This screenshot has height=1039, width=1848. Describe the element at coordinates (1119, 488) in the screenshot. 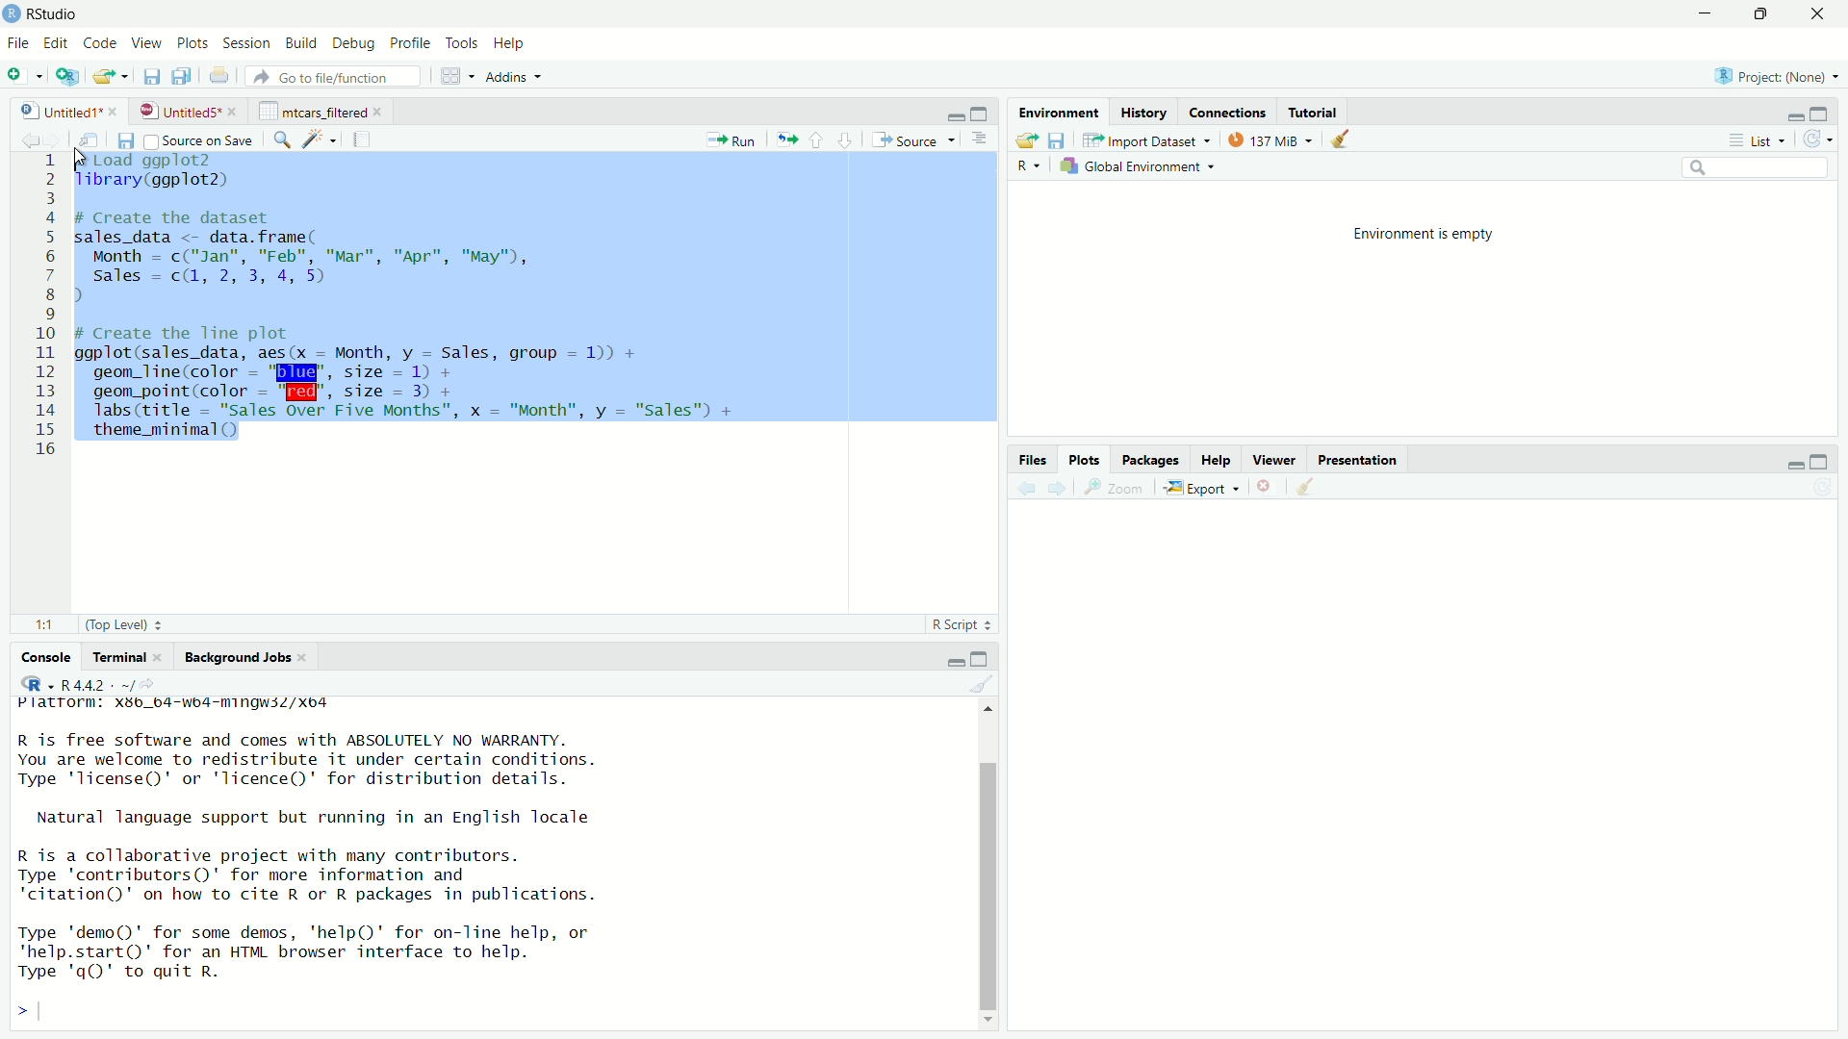

I see `Zoom` at that location.